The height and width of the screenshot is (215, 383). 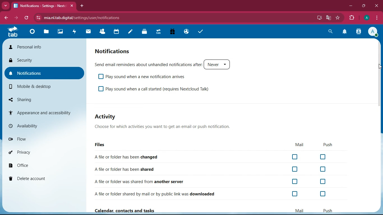 What do you see at coordinates (367, 18) in the screenshot?
I see `profile` at bounding box center [367, 18].